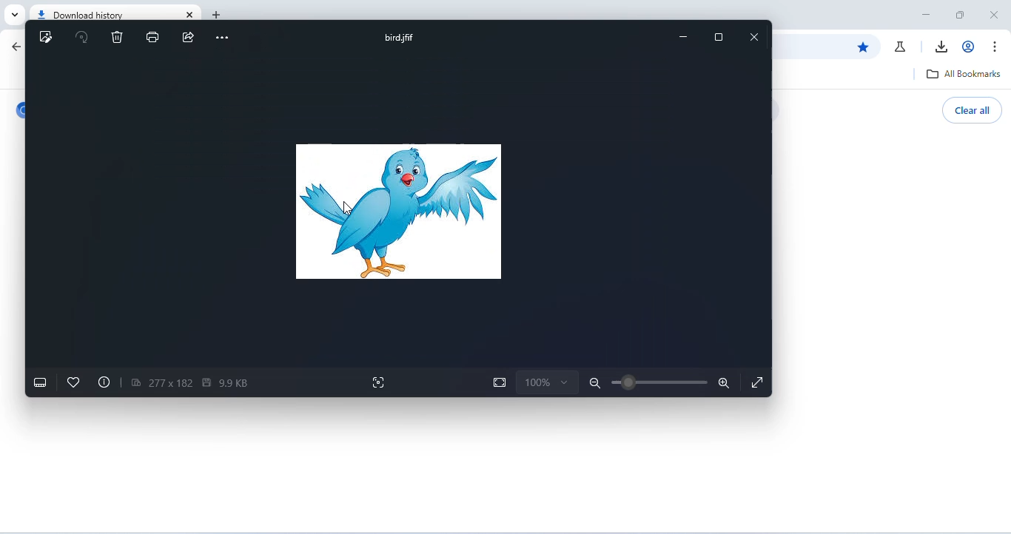 This screenshot has height=534, width=1011. What do you see at coordinates (84, 37) in the screenshot?
I see `rotate` at bounding box center [84, 37].